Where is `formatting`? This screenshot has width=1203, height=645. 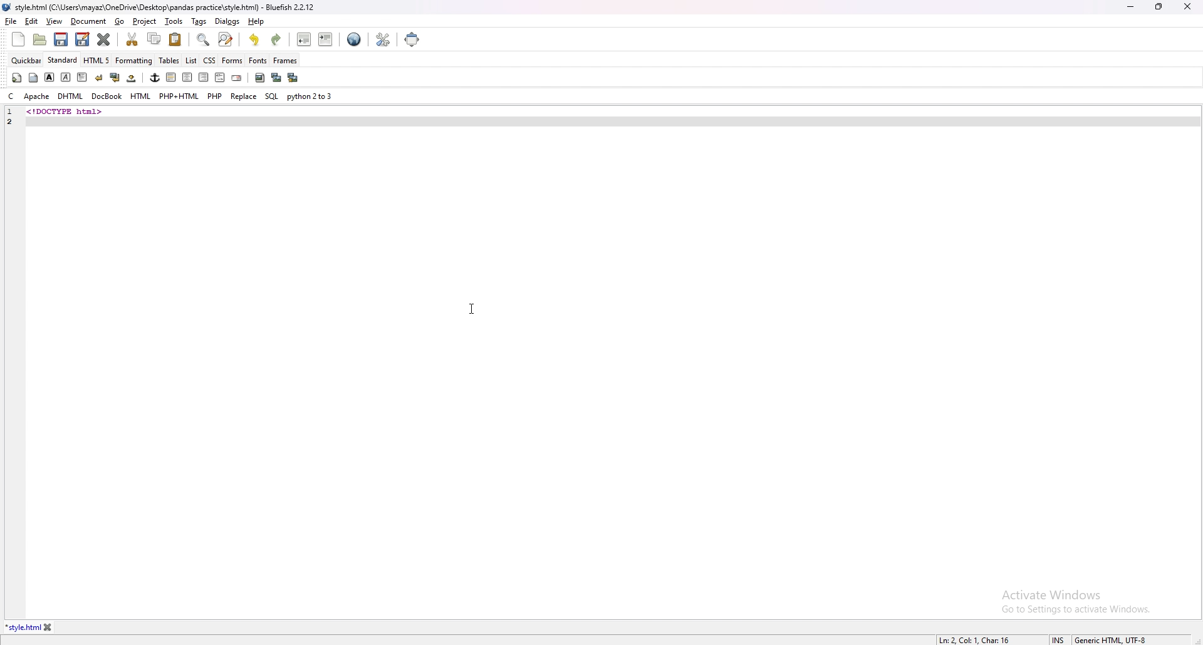
formatting is located at coordinates (135, 60).